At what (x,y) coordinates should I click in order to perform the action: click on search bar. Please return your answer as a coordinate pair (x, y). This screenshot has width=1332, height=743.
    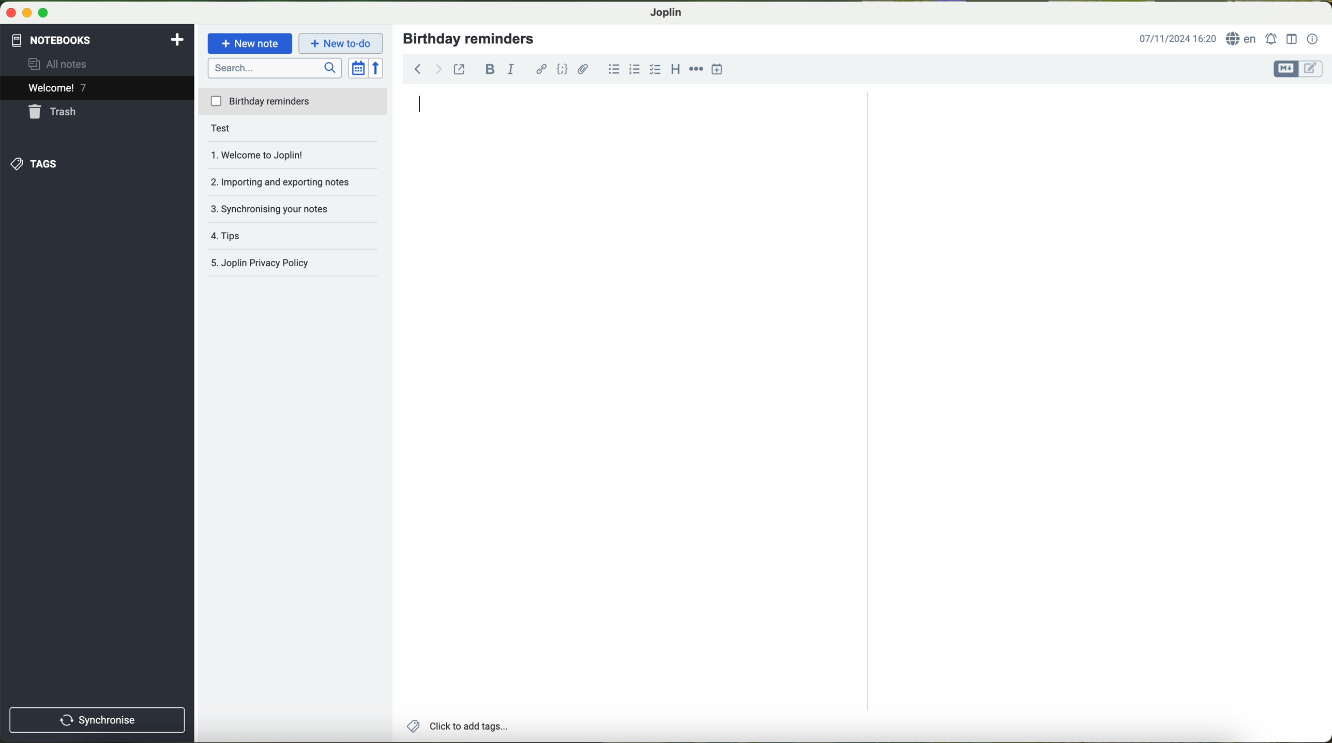
    Looking at the image, I should click on (275, 69).